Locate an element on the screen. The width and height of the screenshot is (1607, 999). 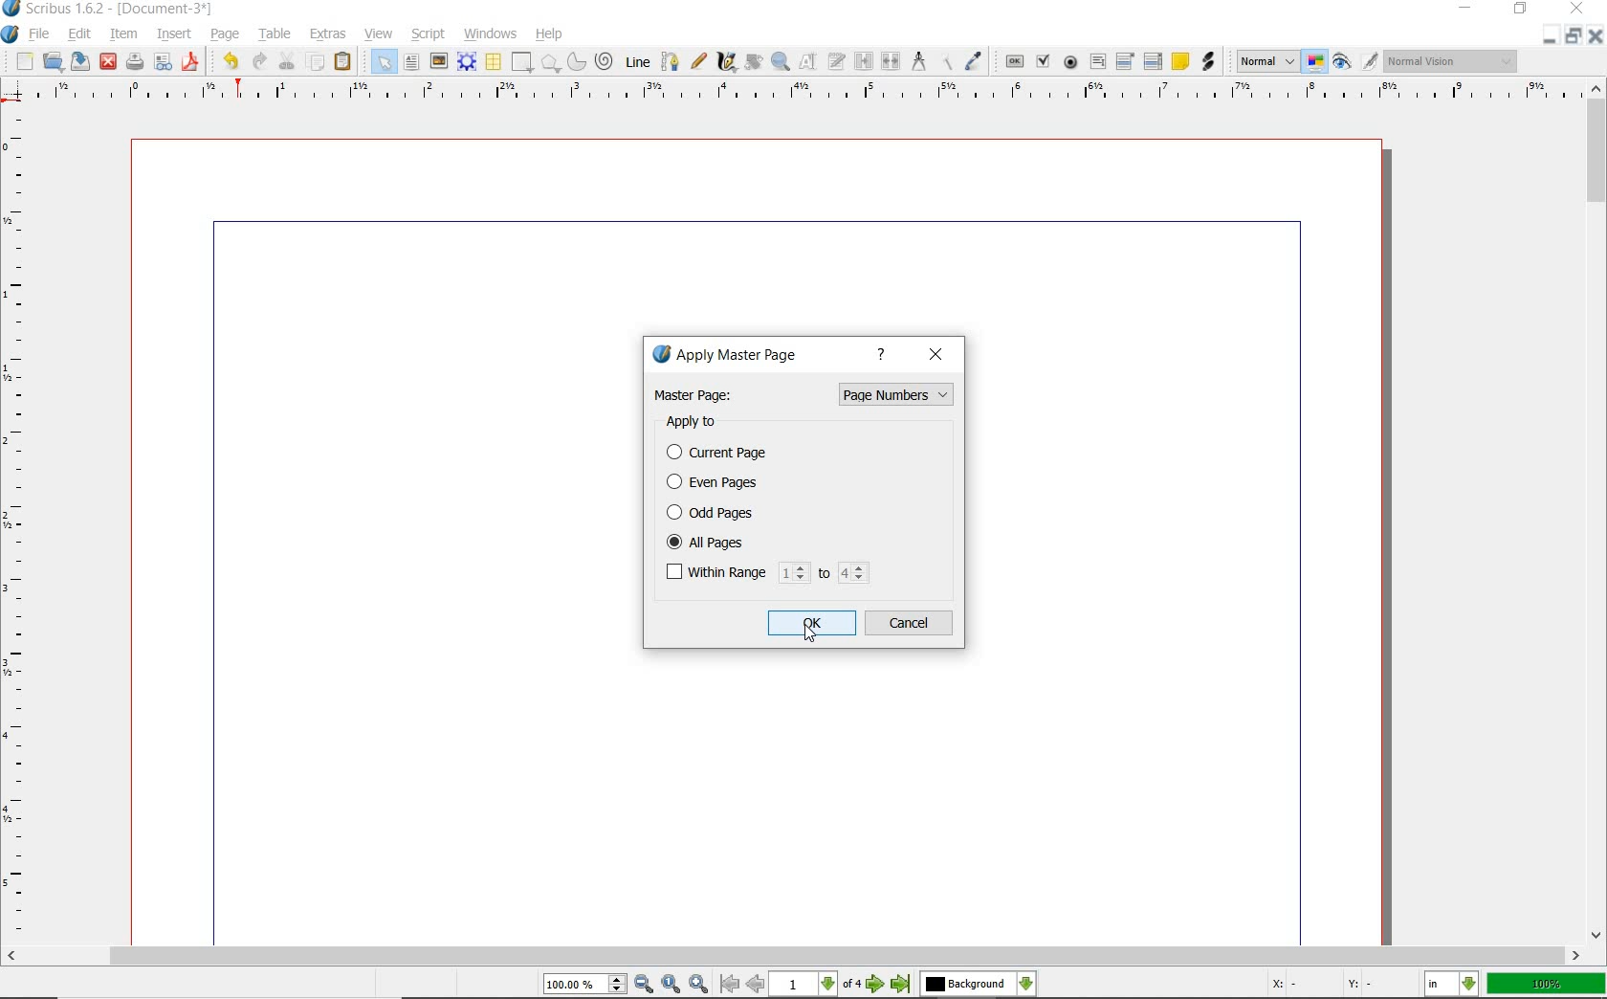
Close is located at coordinates (1597, 38).